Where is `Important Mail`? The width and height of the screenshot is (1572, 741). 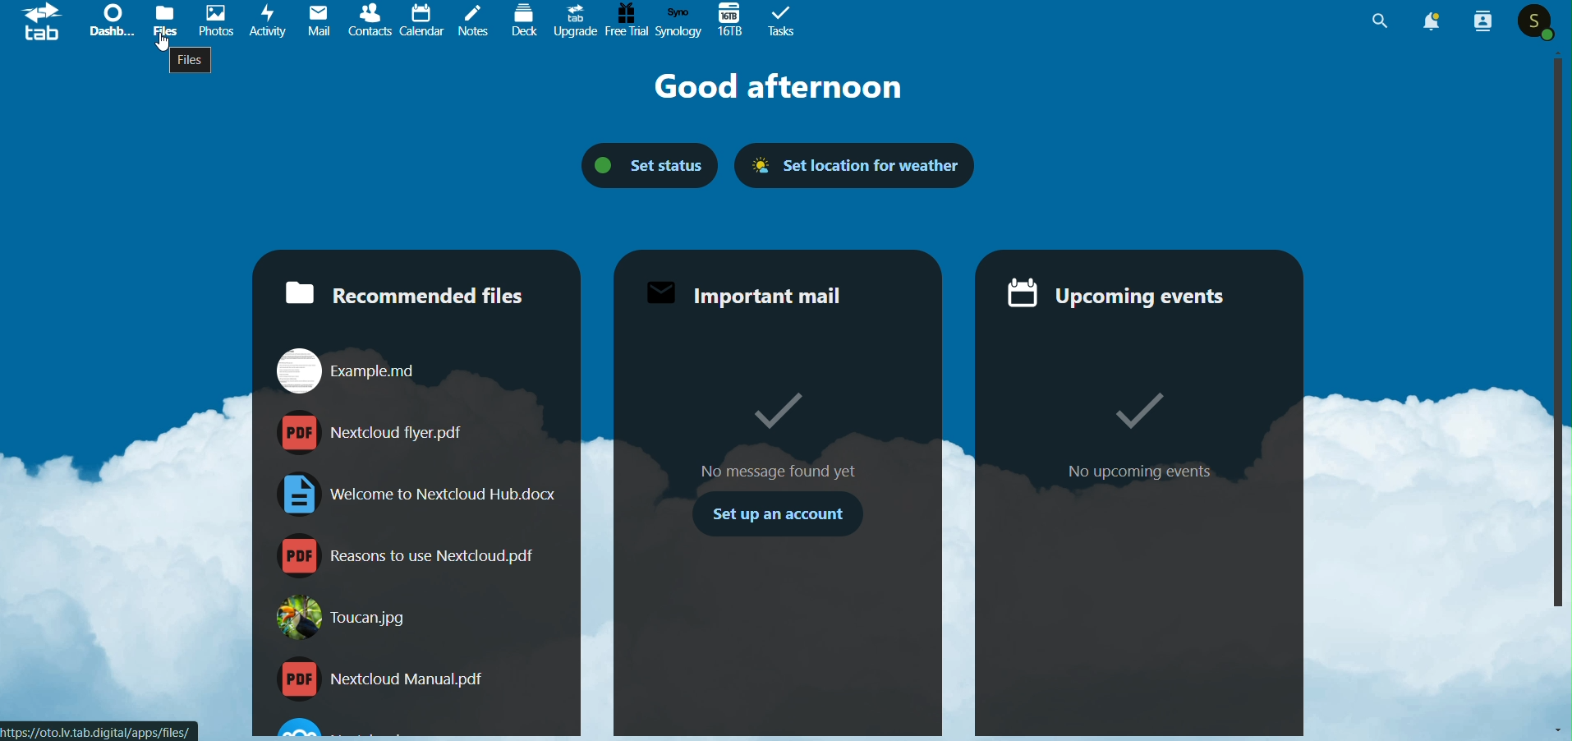 Important Mail is located at coordinates (761, 292).